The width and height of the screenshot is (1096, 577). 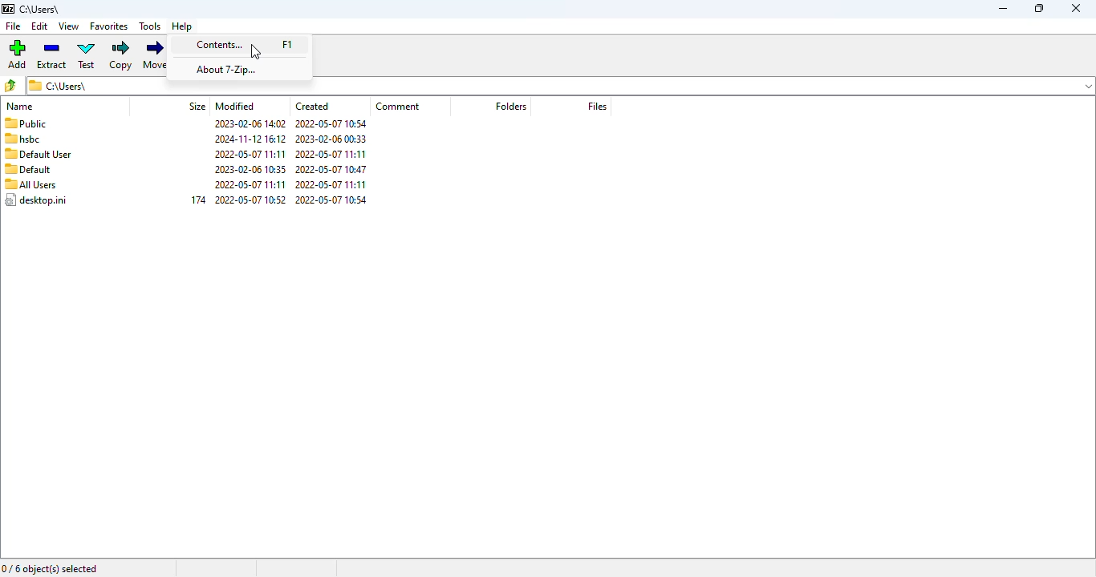 What do you see at coordinates (198, 105) in the screenshot?
I see `size` at bounding box center [198, 105].